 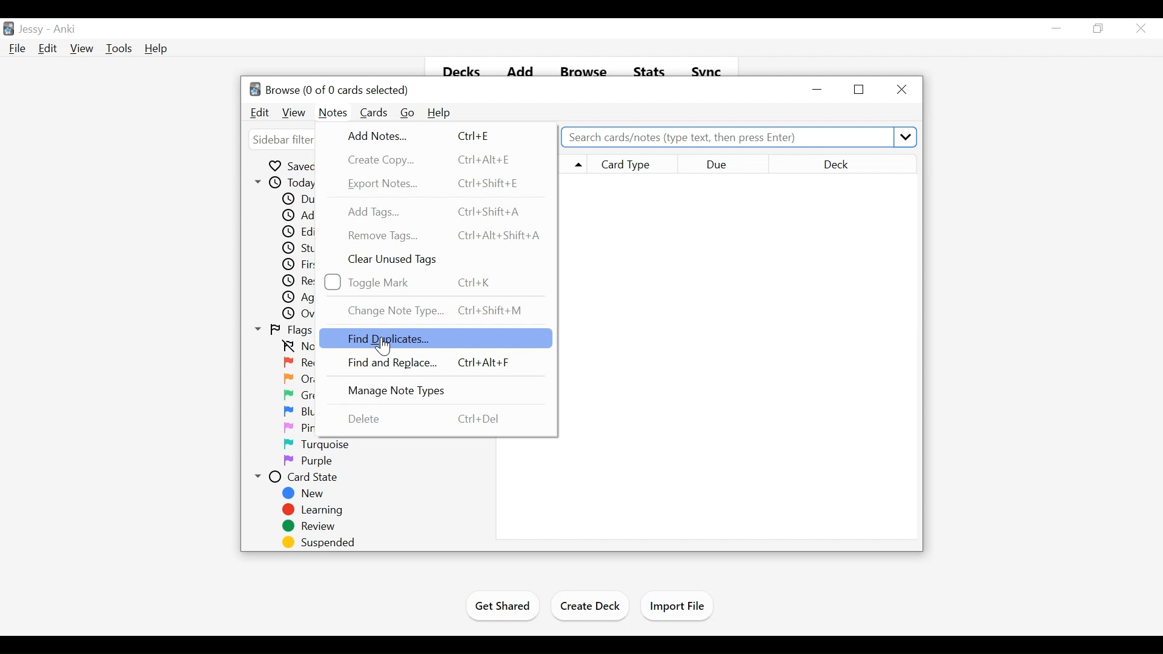 What do you see at coordinates (311, 510) in the screenshot?
I see `Learning` at bounding box center [311, 510].